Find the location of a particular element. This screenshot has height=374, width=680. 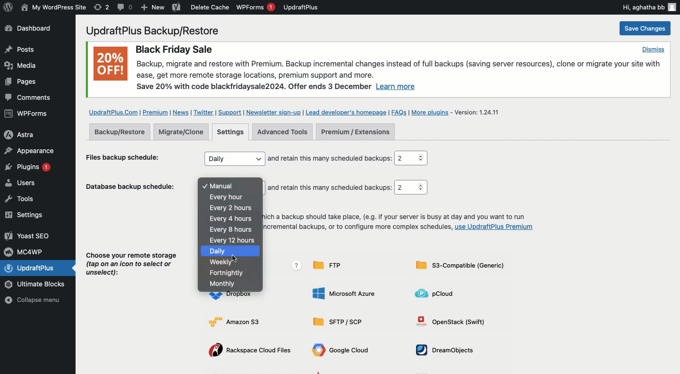

Every 8 hours is located at coordinates (233, 229).